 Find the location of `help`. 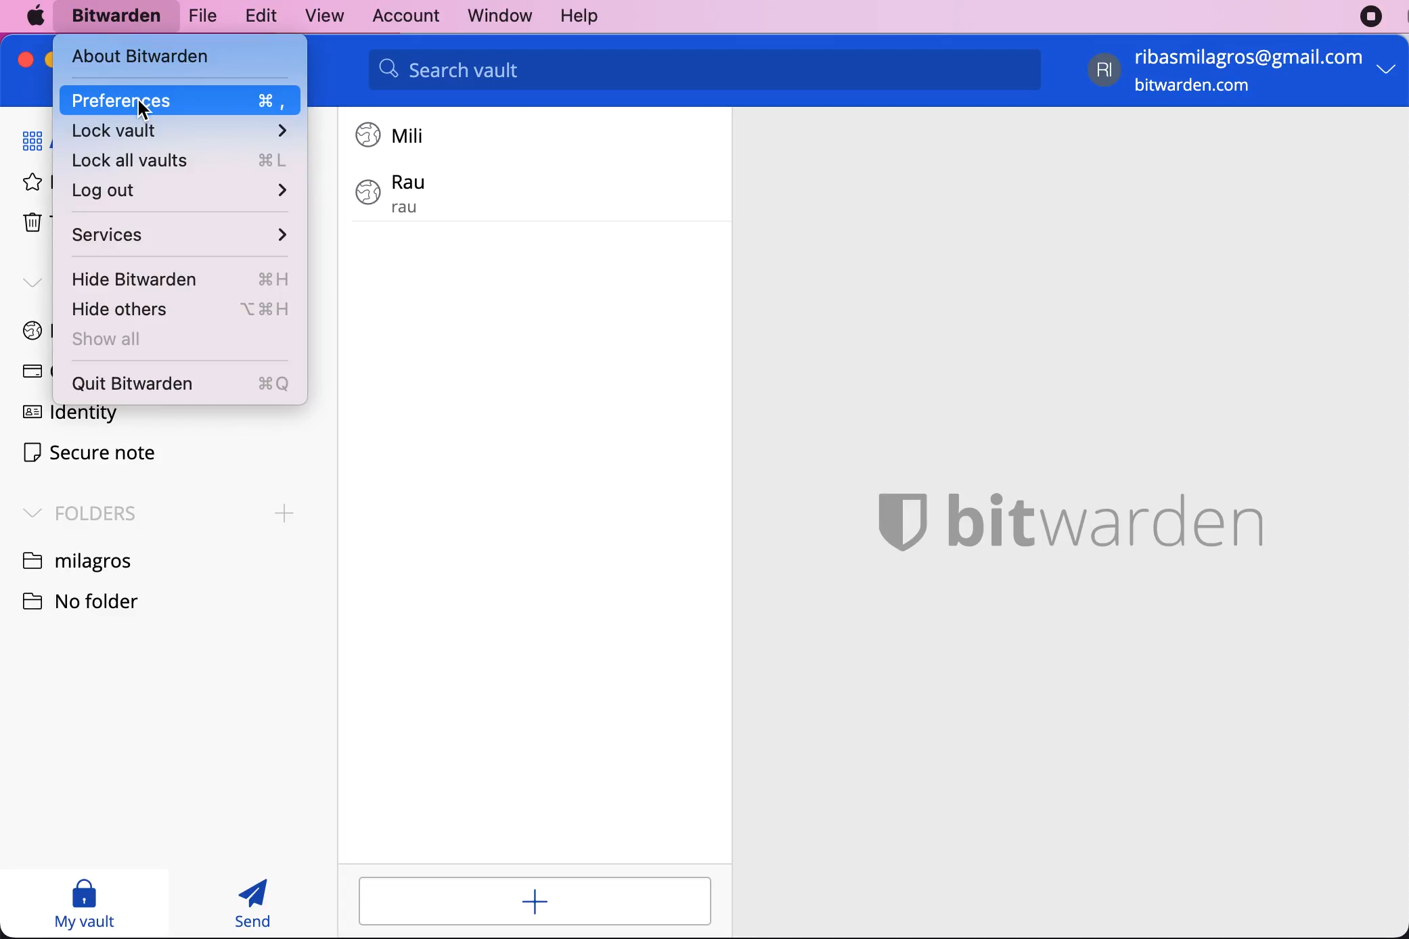

help is located at coordinates (579, 17).